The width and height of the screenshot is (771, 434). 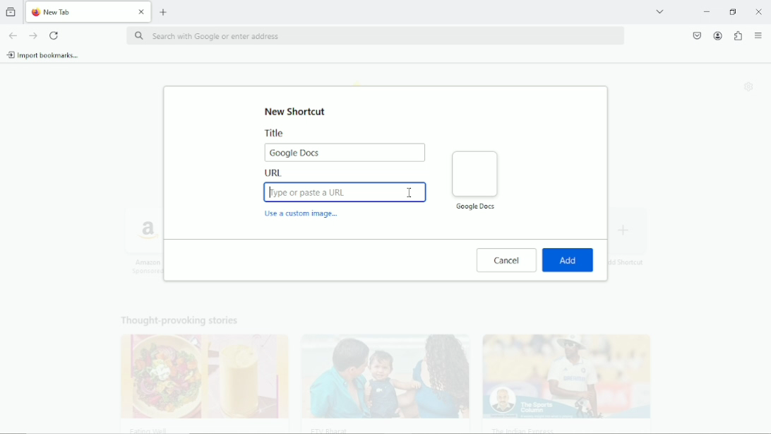 I want to click on New Tab, so click(x=78, y=12).